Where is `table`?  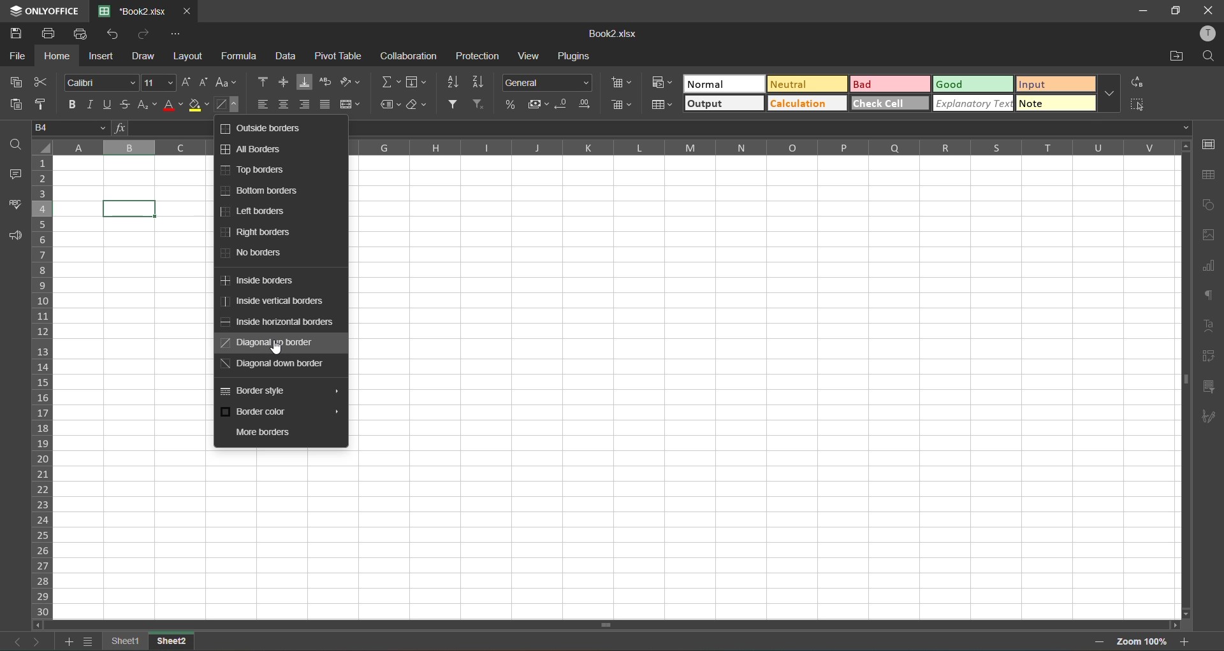 table is located at coordinates (1208, 175).